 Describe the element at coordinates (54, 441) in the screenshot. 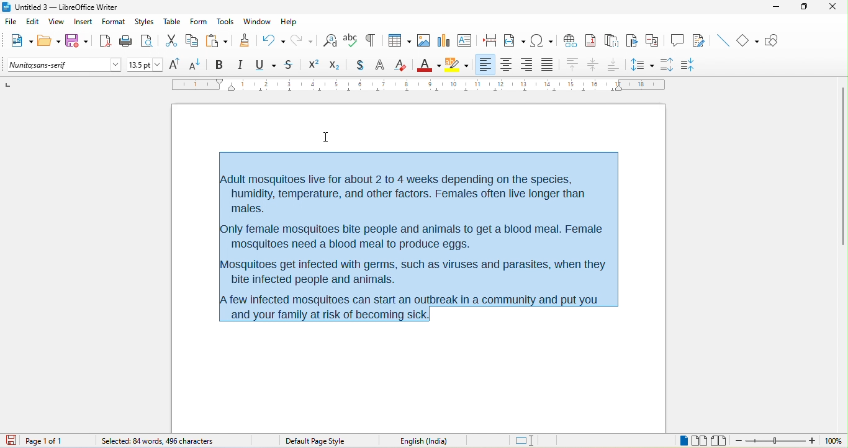

I see `page 1 of 1` at that location.